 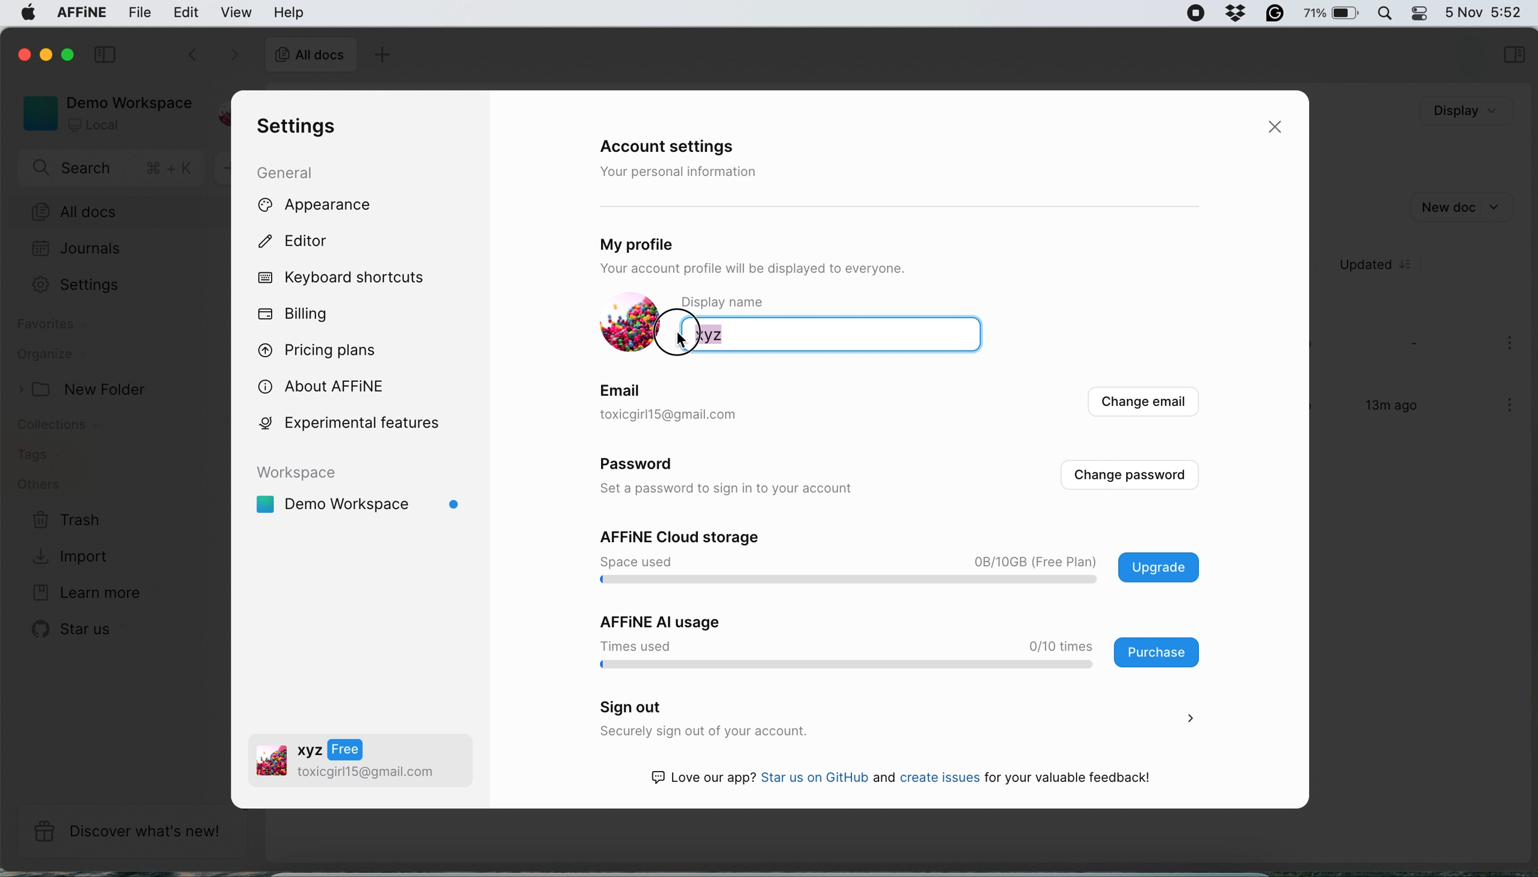 What do you see at coordinates (48, 57) in the screenshot?
I see `minimise` at bounding box center [48, 57].